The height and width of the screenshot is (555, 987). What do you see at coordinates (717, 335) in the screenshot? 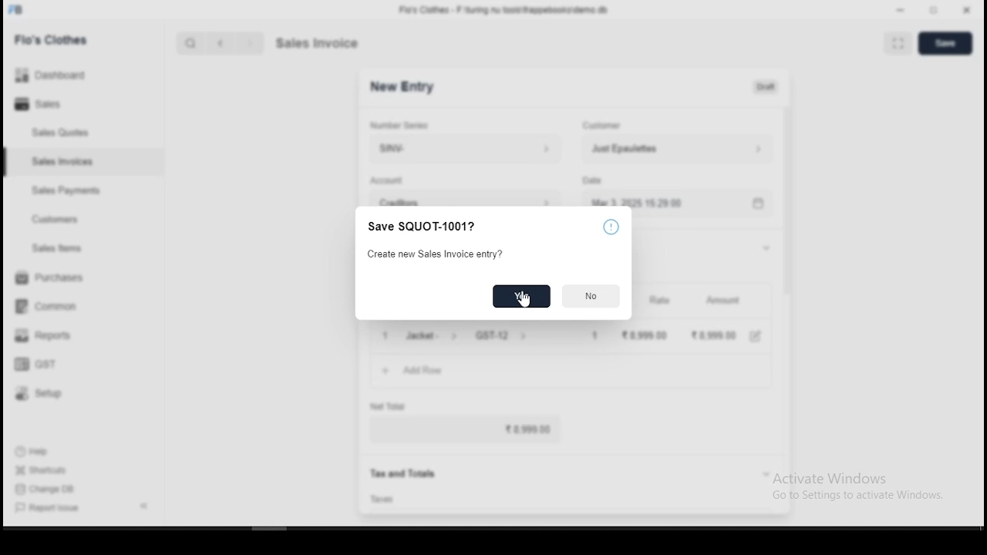
I see `28,999.00` at bounding box center [717, 335].